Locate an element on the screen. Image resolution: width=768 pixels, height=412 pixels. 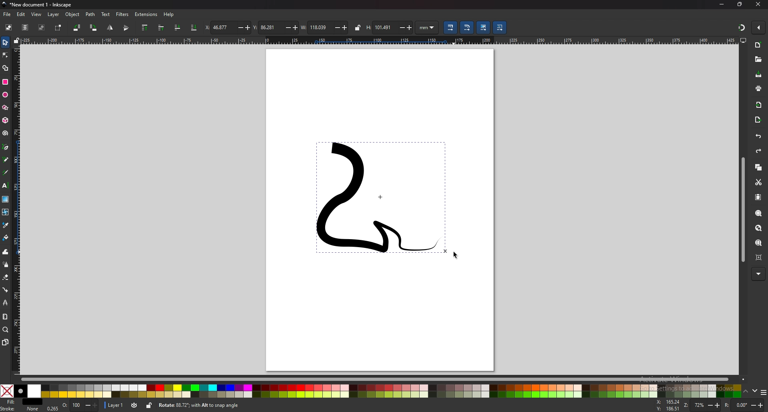
drawing is located at coordinates (382, 200).